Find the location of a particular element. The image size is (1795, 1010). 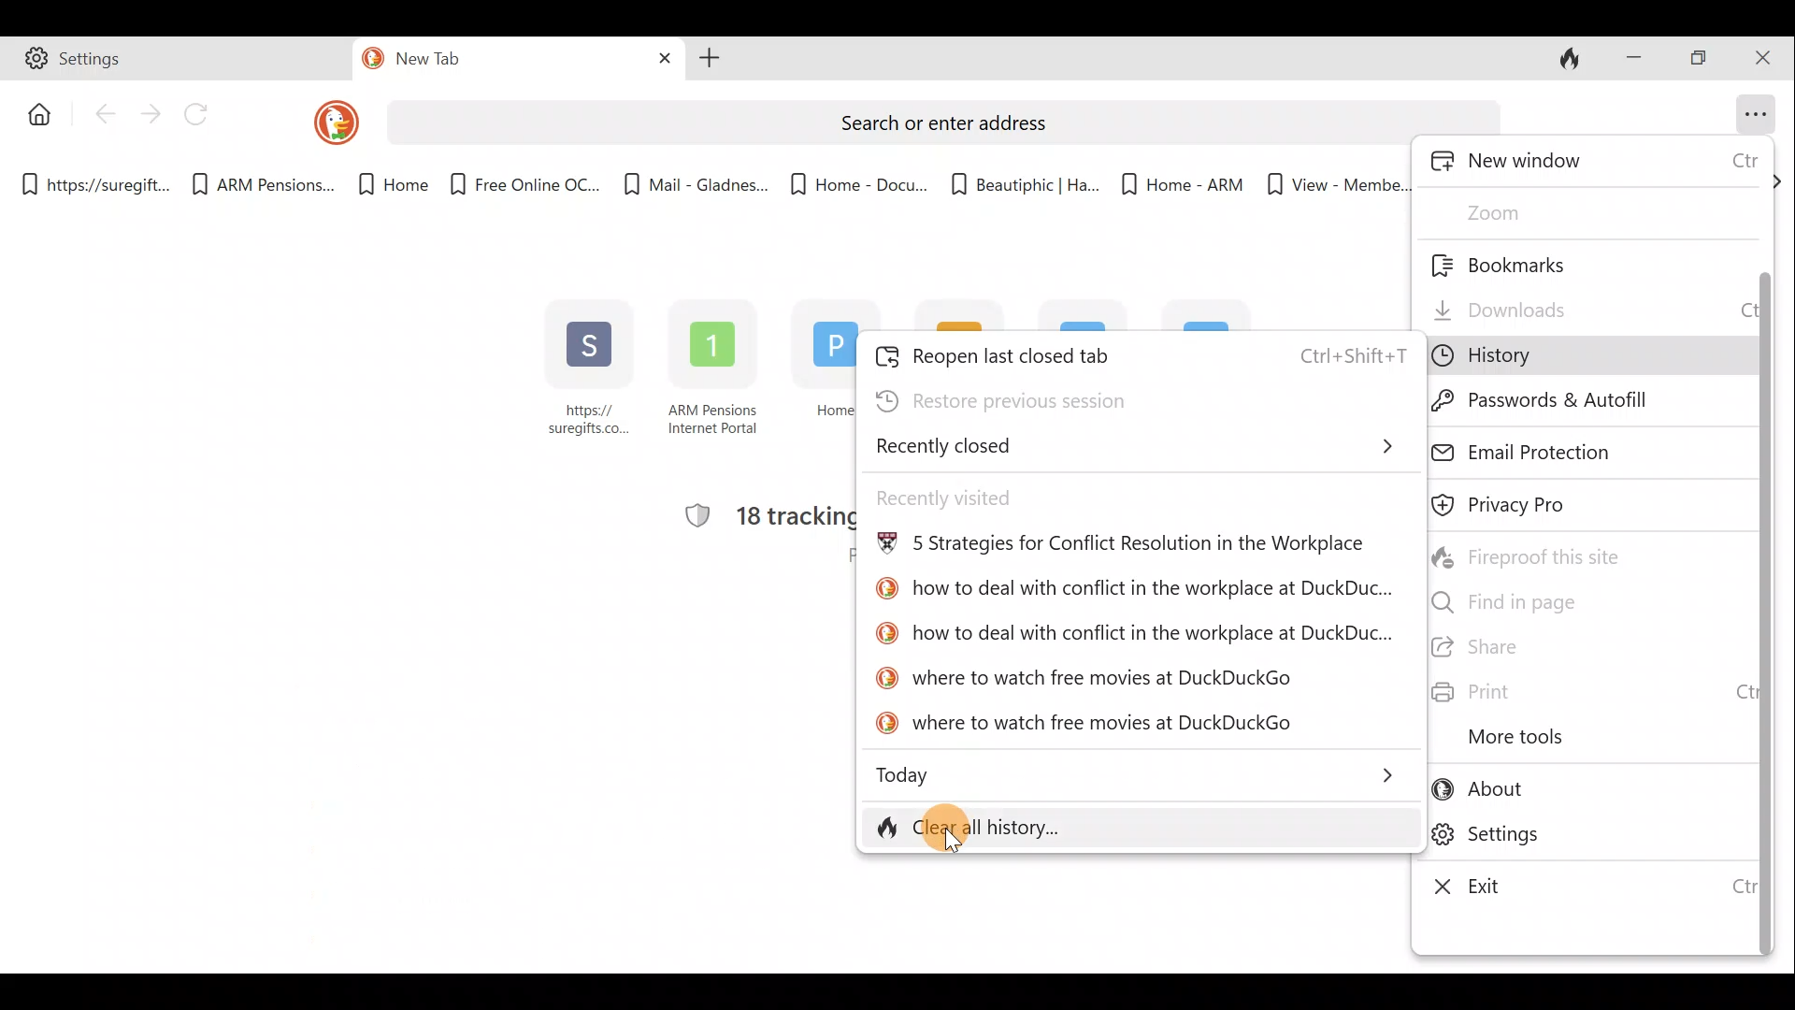

Reload is located at coordinates (205, 115).